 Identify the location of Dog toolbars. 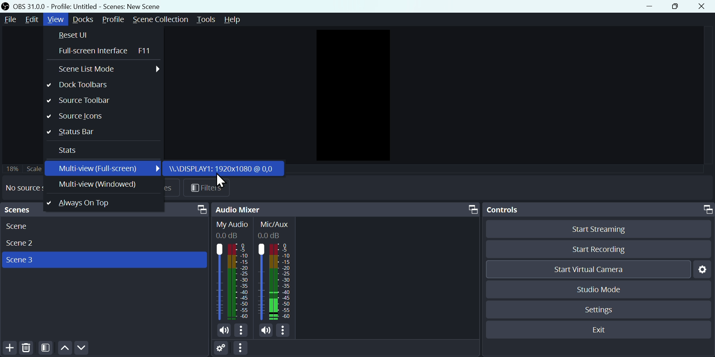
(102, 86).